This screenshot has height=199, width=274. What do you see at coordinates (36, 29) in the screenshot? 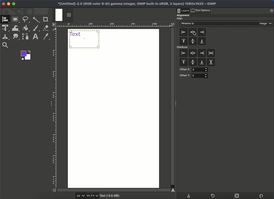
I see `Brush` at bounding box center [36, 29].